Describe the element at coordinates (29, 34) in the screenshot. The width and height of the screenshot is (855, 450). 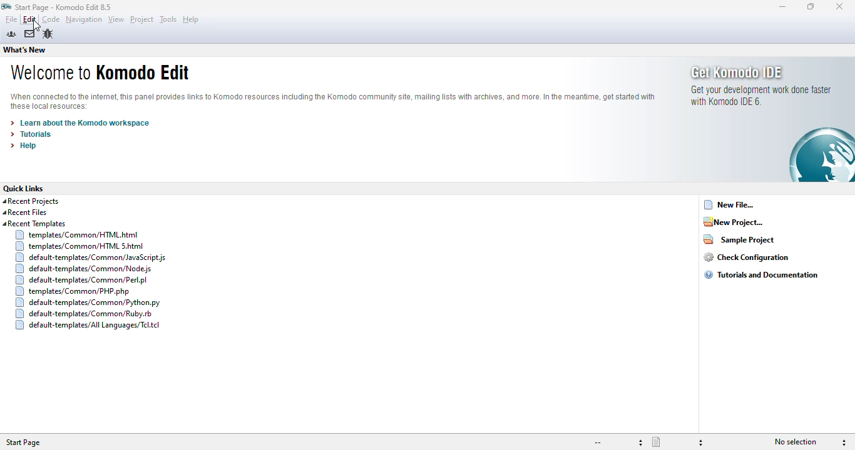
I see `komodo email lists` at that location.